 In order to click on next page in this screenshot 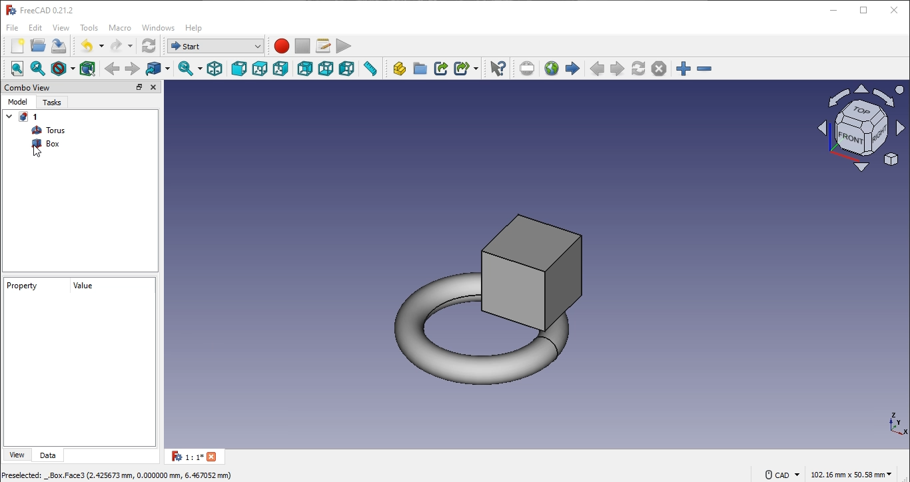, I will do `click(618, 69)`.